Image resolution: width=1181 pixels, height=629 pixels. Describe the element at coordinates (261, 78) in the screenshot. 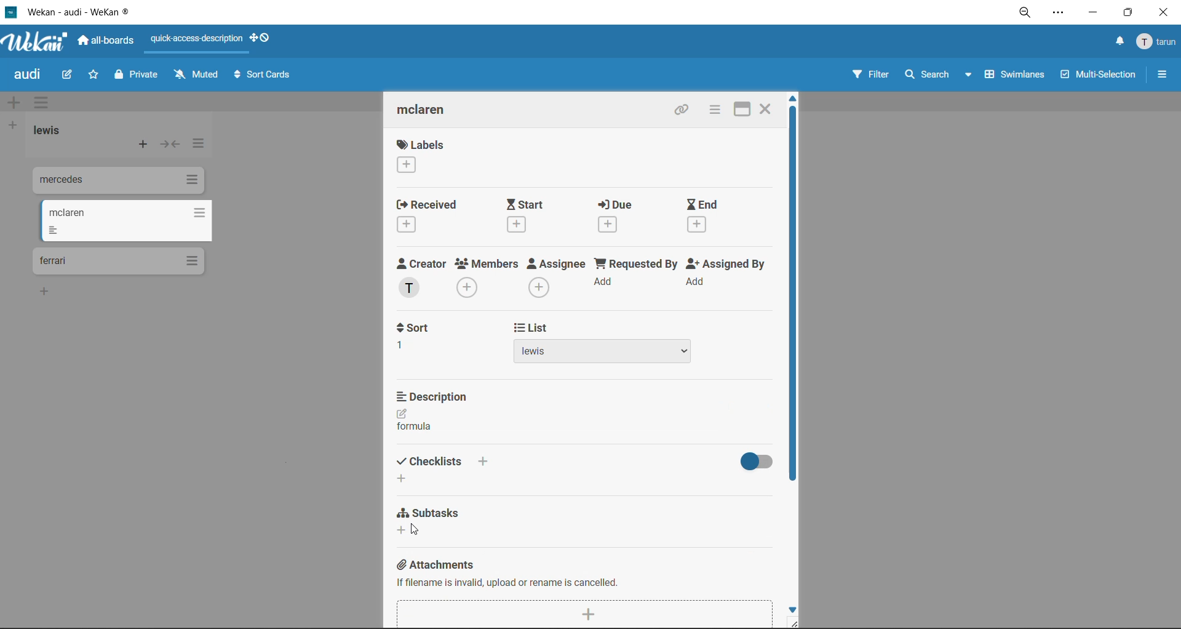

I see `sort cards` at that location.